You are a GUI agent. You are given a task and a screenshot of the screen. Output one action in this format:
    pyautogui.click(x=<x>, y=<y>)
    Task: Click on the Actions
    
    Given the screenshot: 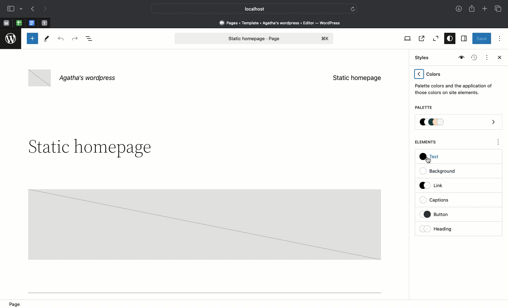 What is the action you would take?
    pyautogui.click(x=486, y=57)
    